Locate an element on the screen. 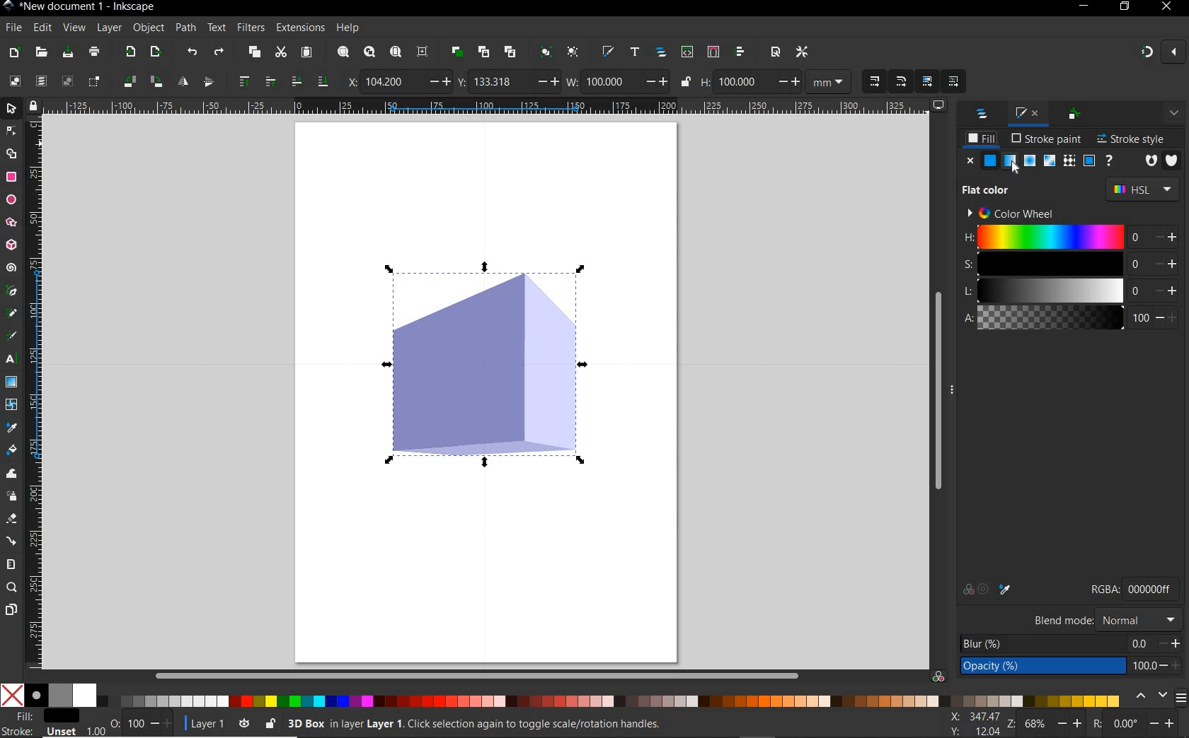 The width and height of the screenshot is (1189, 738). MEASUREMENTS is located at coordinates (829, 81).